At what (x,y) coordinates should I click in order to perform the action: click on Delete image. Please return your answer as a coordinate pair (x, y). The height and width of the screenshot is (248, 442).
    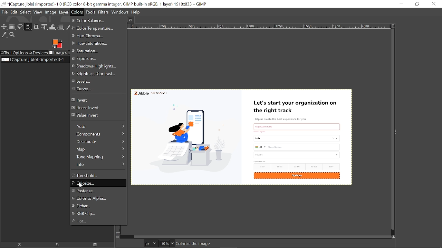
    Looking at the image, I should click on (96, 245).